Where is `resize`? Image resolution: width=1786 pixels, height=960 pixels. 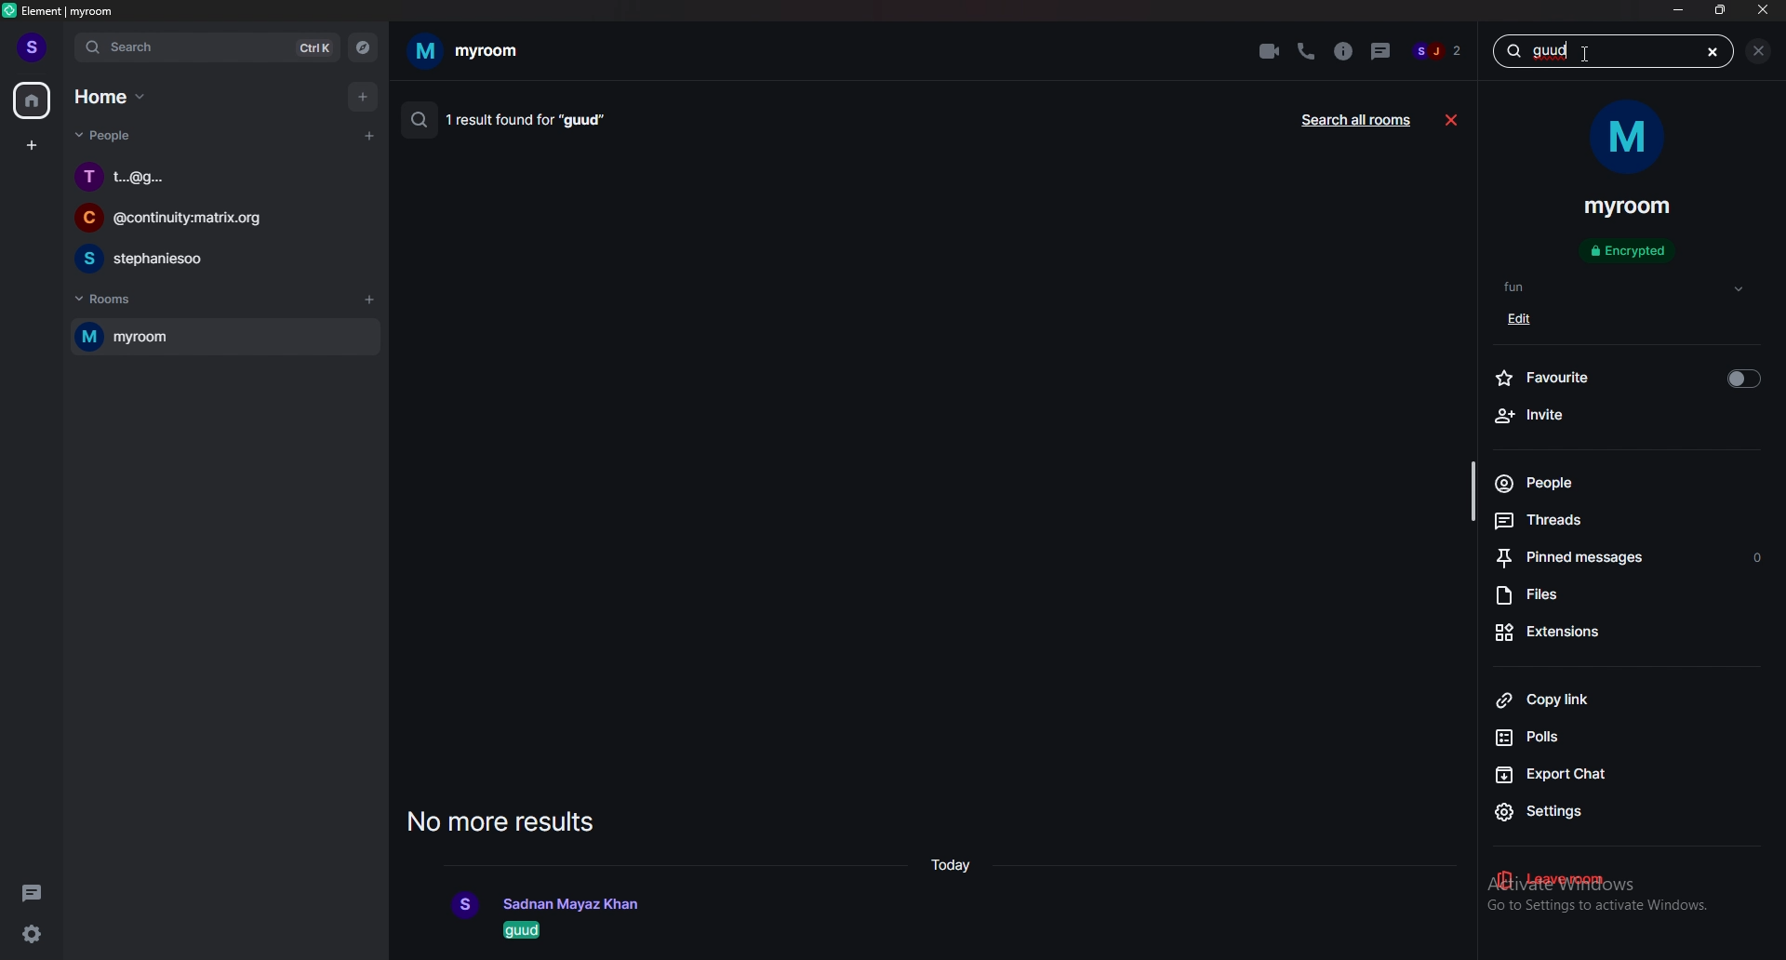 resize is located at coordinates (1723, 9).